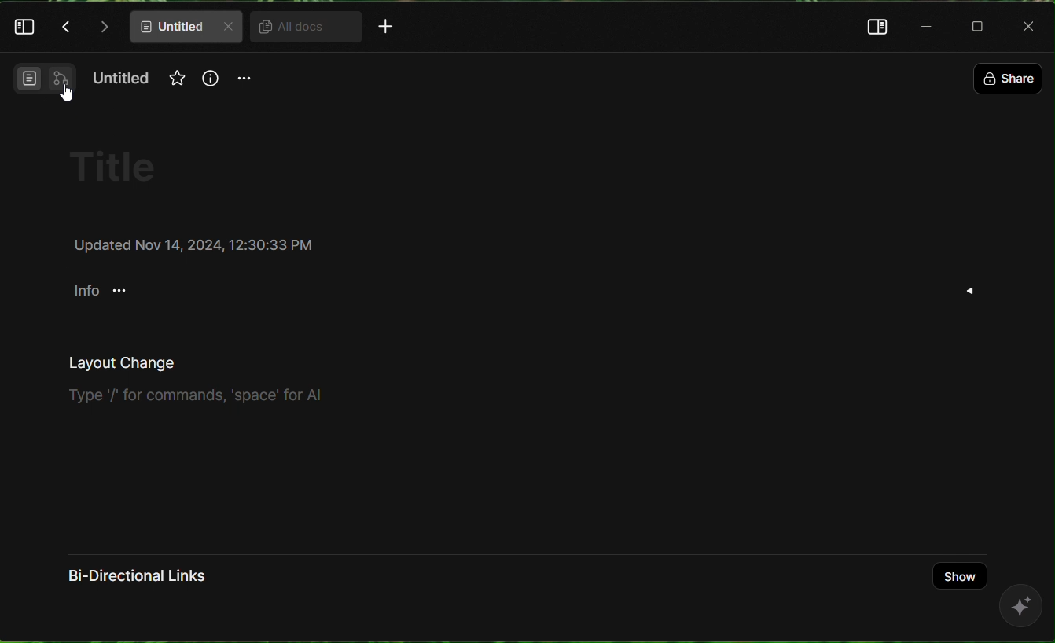 This screenshot has height=643, width=1055. I want to click on title, so click(128, 167).